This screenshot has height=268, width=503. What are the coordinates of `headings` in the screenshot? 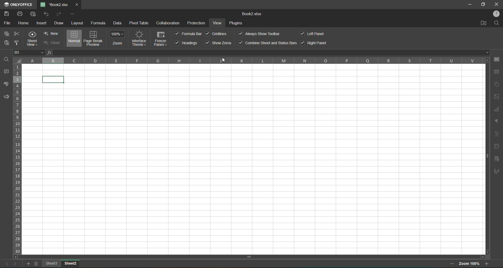 It's located at (187, 43).